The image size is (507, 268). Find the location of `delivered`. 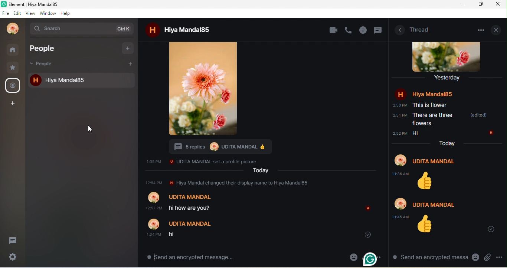

delivered is located at coordinates (365, 234).